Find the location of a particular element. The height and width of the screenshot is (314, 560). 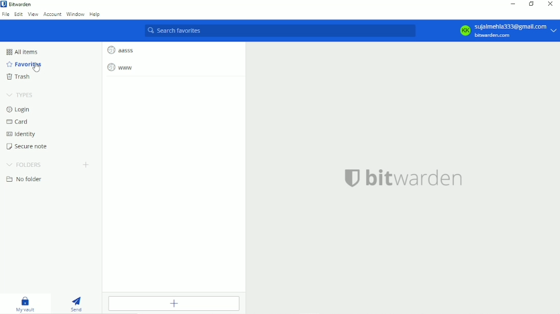

www is located at coordinates (121, 68).